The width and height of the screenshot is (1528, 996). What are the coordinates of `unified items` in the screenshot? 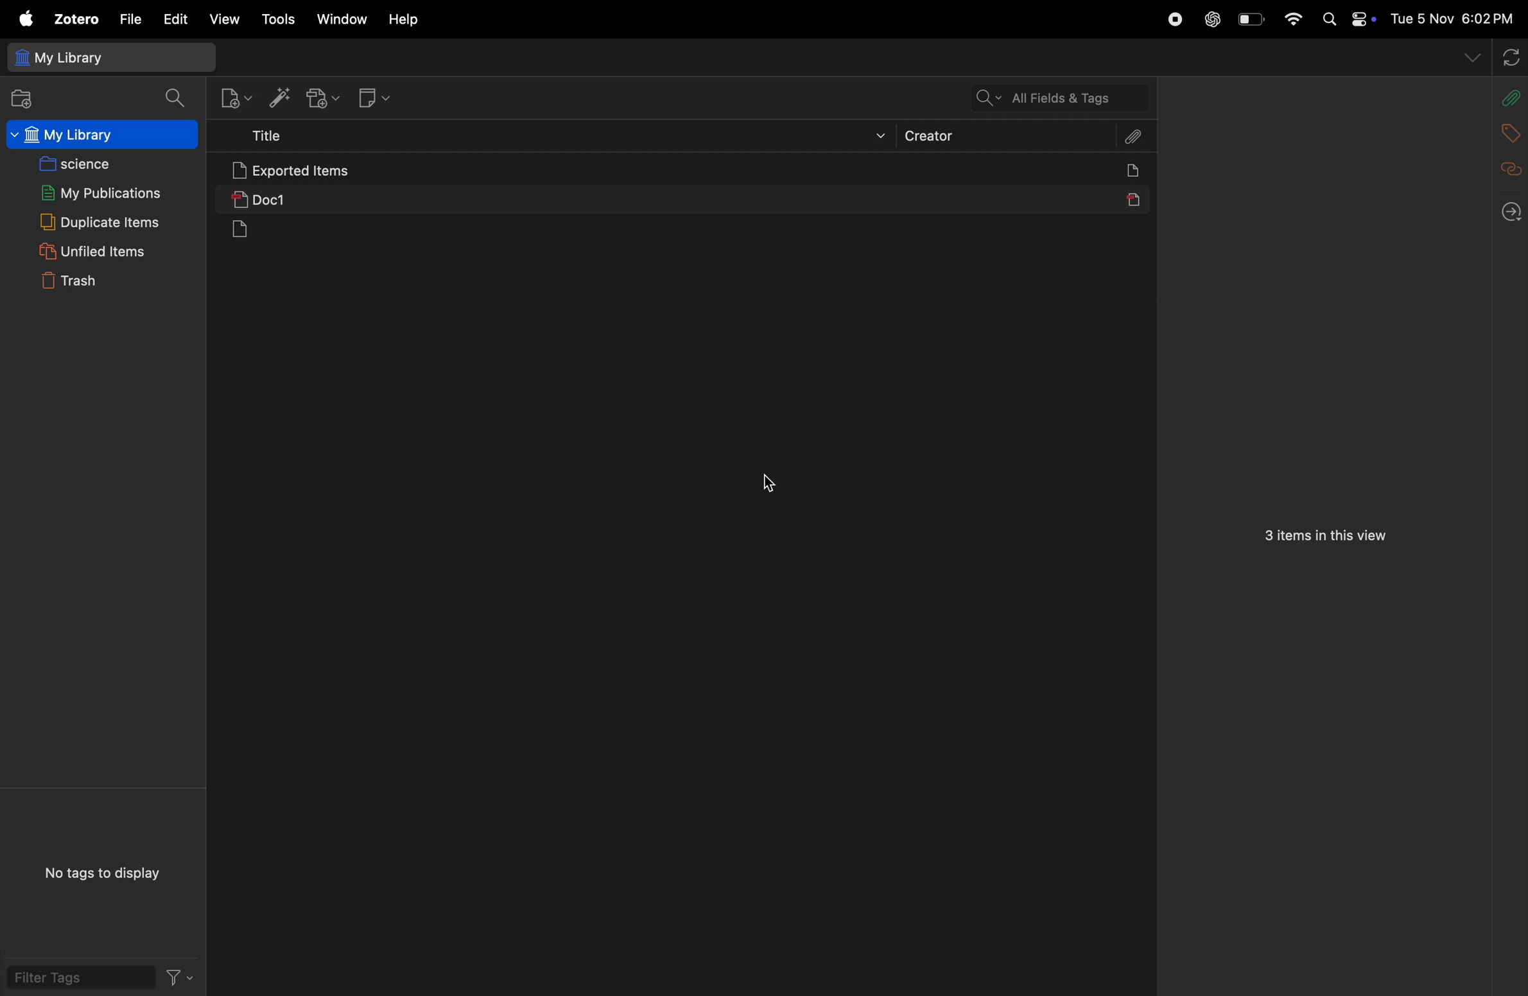 It's located at (92, 253).